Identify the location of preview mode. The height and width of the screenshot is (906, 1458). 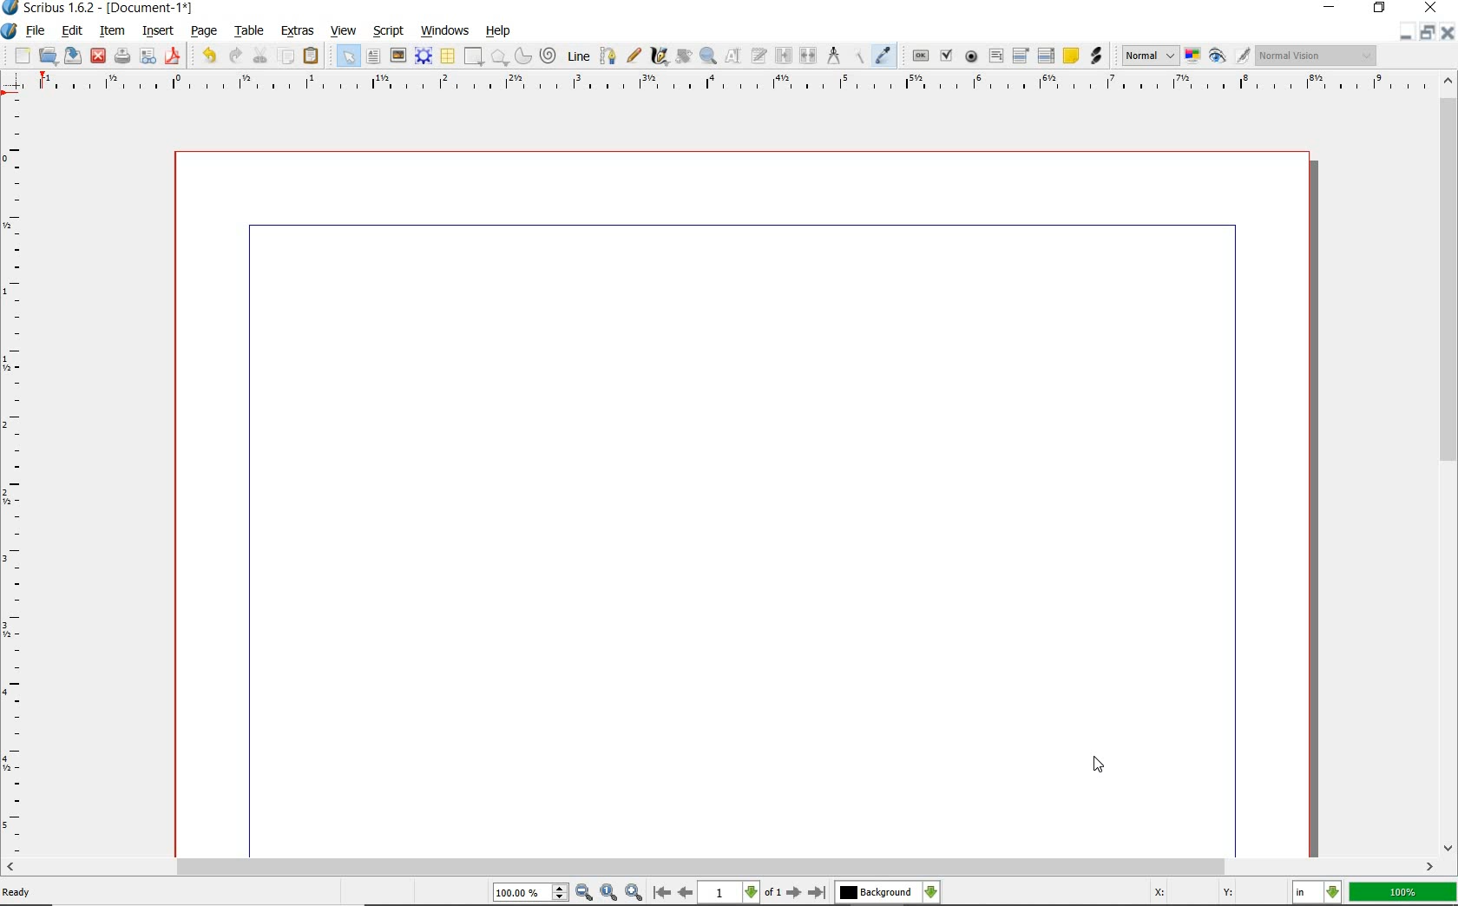
(1228, 56).